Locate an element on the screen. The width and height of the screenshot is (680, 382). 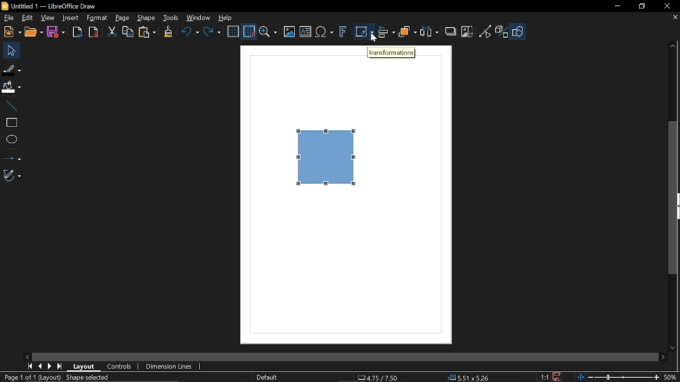
Ellipse is located at coordinates (11, 139).